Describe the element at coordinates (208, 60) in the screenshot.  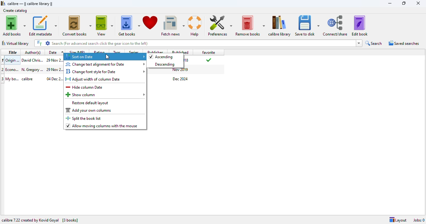
I see `added to favorites` at that location.